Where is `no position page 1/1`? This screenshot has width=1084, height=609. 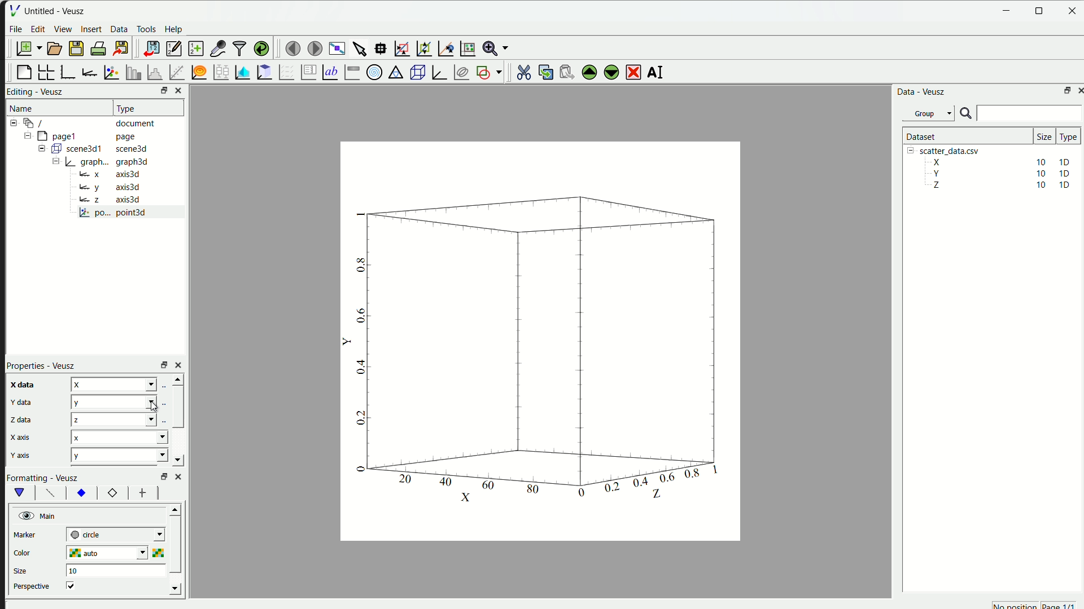
no position page 1/1 is located at coordinates (1037, 604).